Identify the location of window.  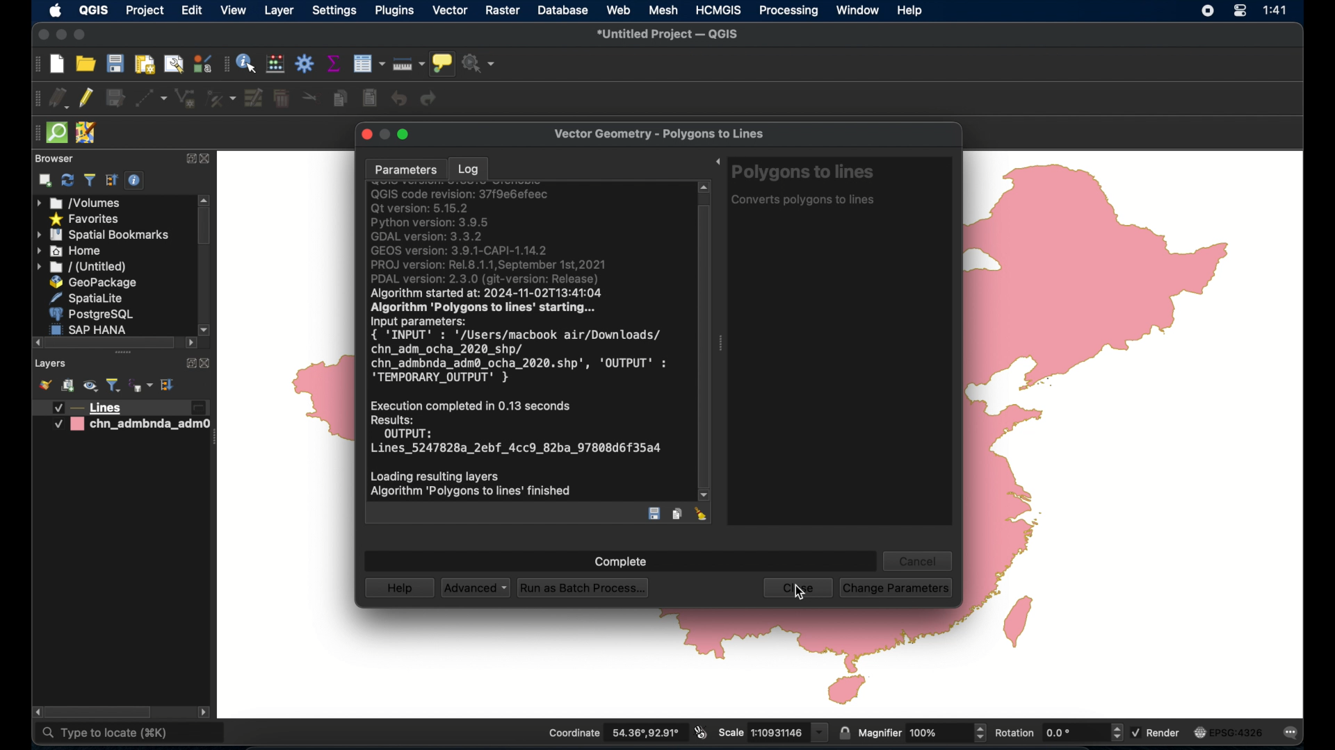
(857, 10).